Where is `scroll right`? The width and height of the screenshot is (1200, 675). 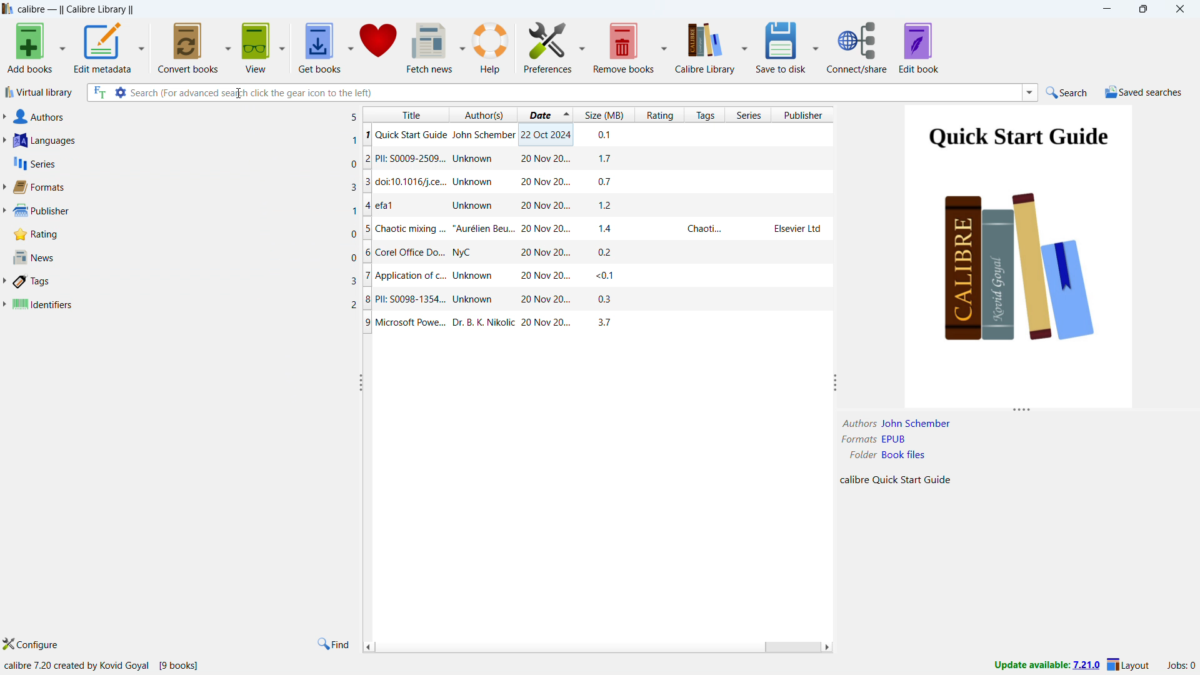
scroll right is located at coordinates (829, 647).